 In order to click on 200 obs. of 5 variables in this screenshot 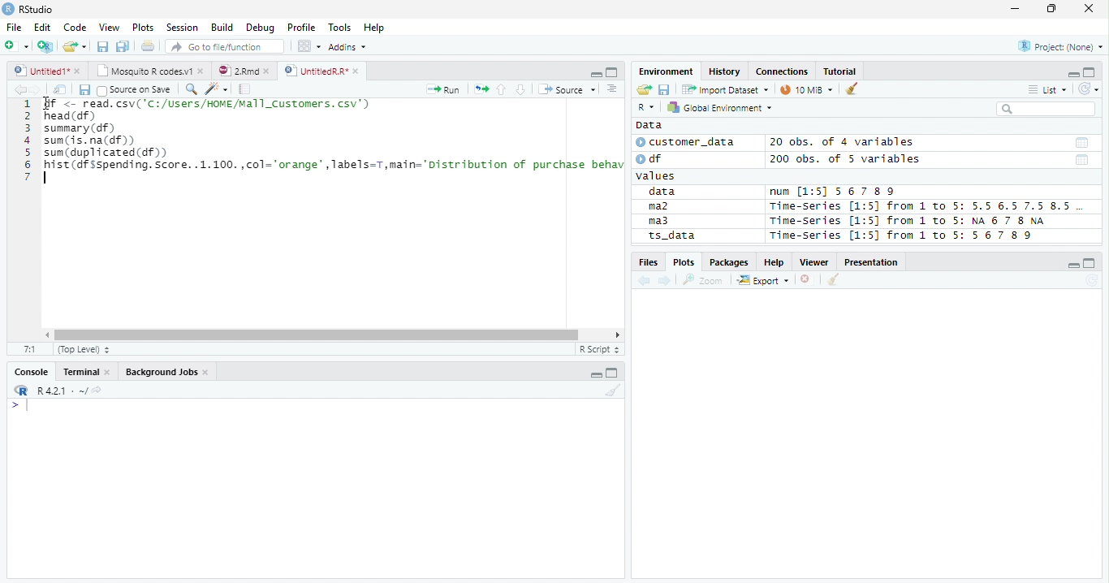, I will do `click(843, 161)`.